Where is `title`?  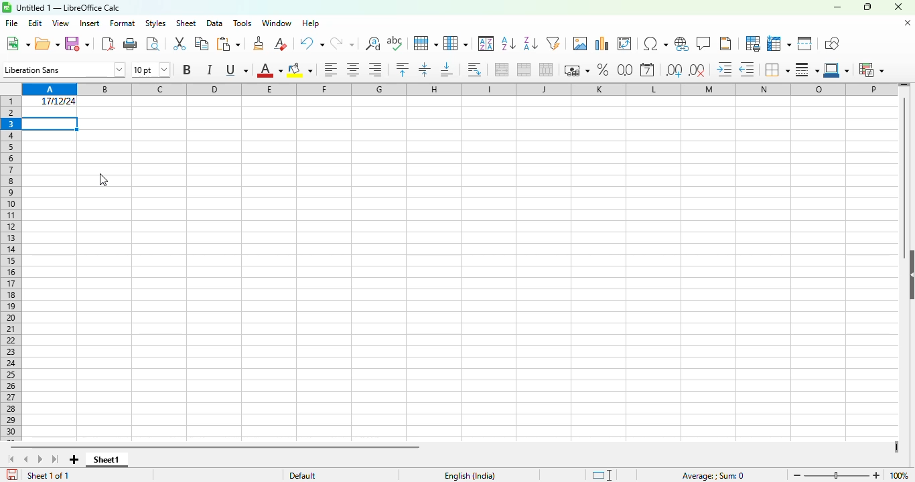
title is located at coordinates (68, 7).